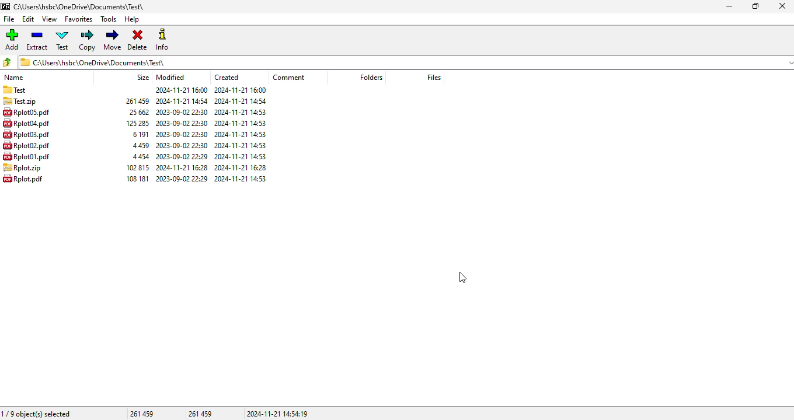 The height and width of the screenshot is (420, 794). What do you see at coordinates (26, 123) in the screenshot?
I see `file name` at bounding box center [26, 123].